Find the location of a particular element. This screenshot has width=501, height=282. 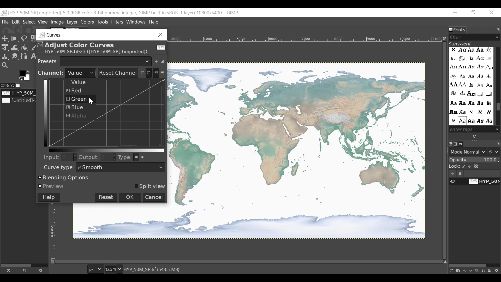

Blue is located at coordinates (76, 107).